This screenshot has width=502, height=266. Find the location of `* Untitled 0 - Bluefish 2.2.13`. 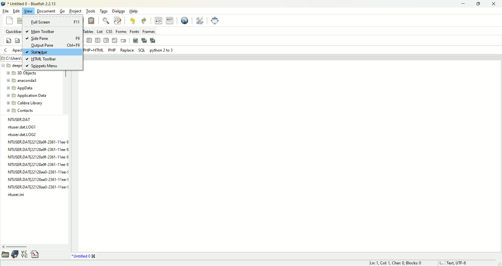

* Untitled 0 - Bluefish 2.2.13 is located at coordinates (32, 4).